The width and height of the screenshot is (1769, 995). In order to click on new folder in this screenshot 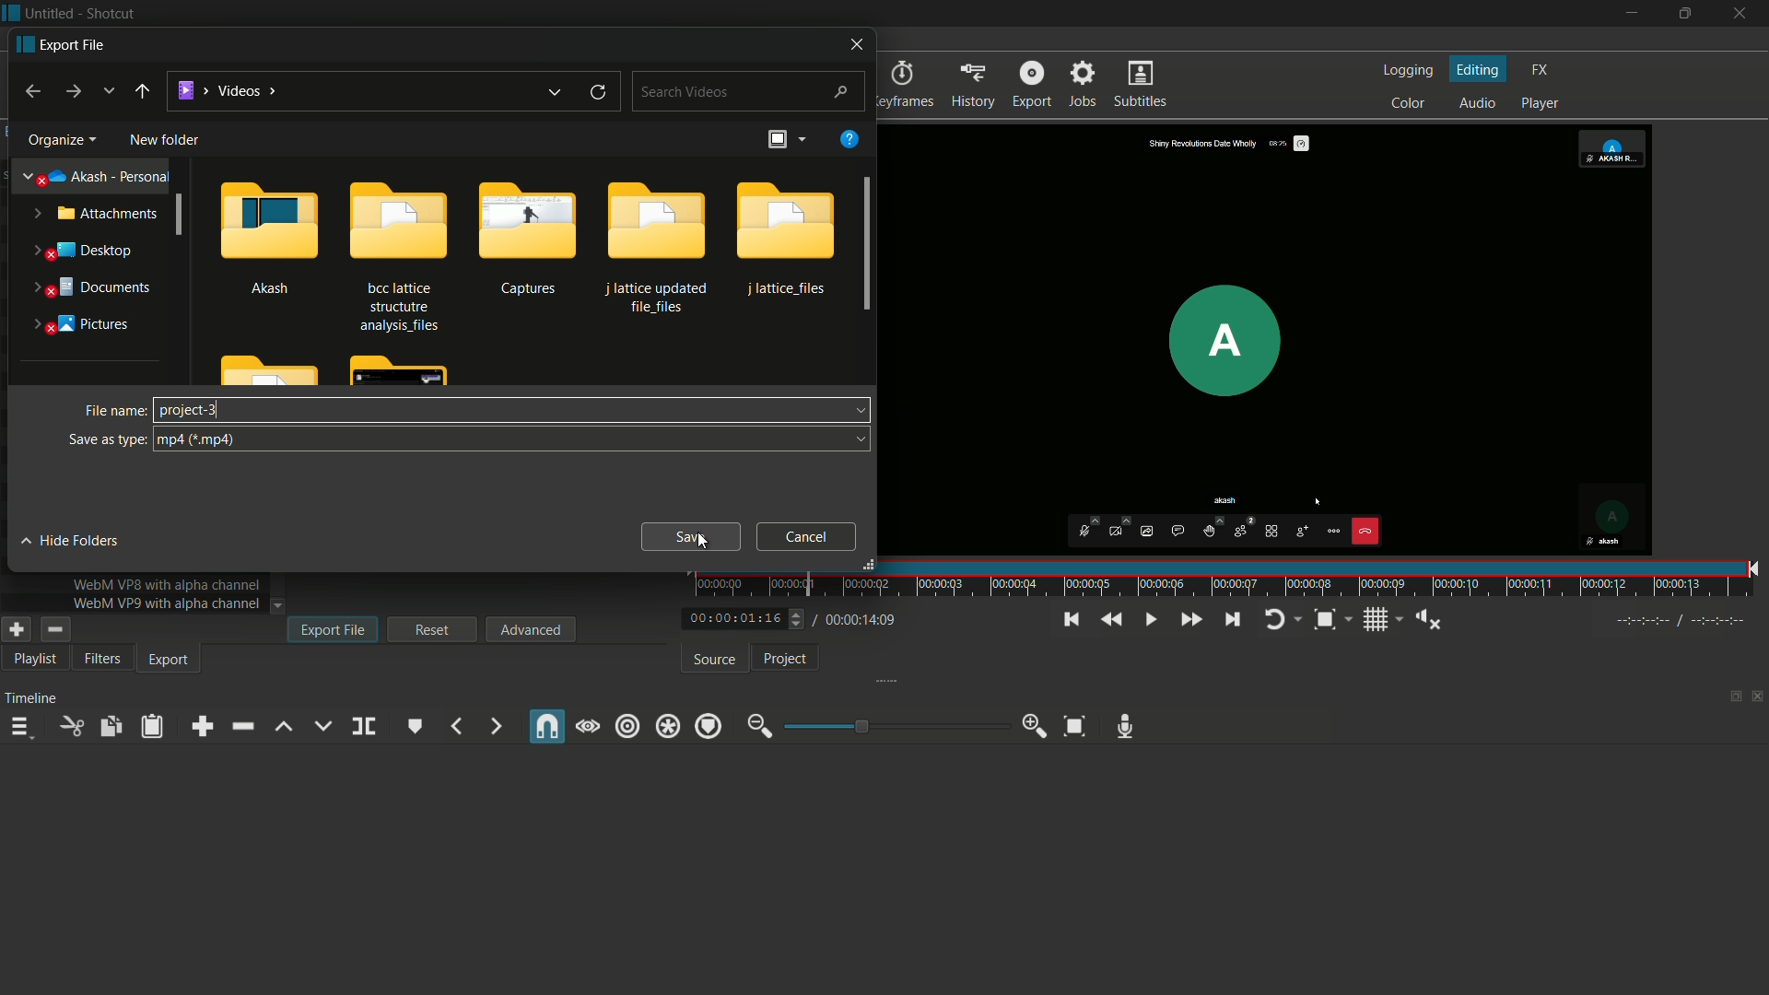, I will do `click(165, 140)`.